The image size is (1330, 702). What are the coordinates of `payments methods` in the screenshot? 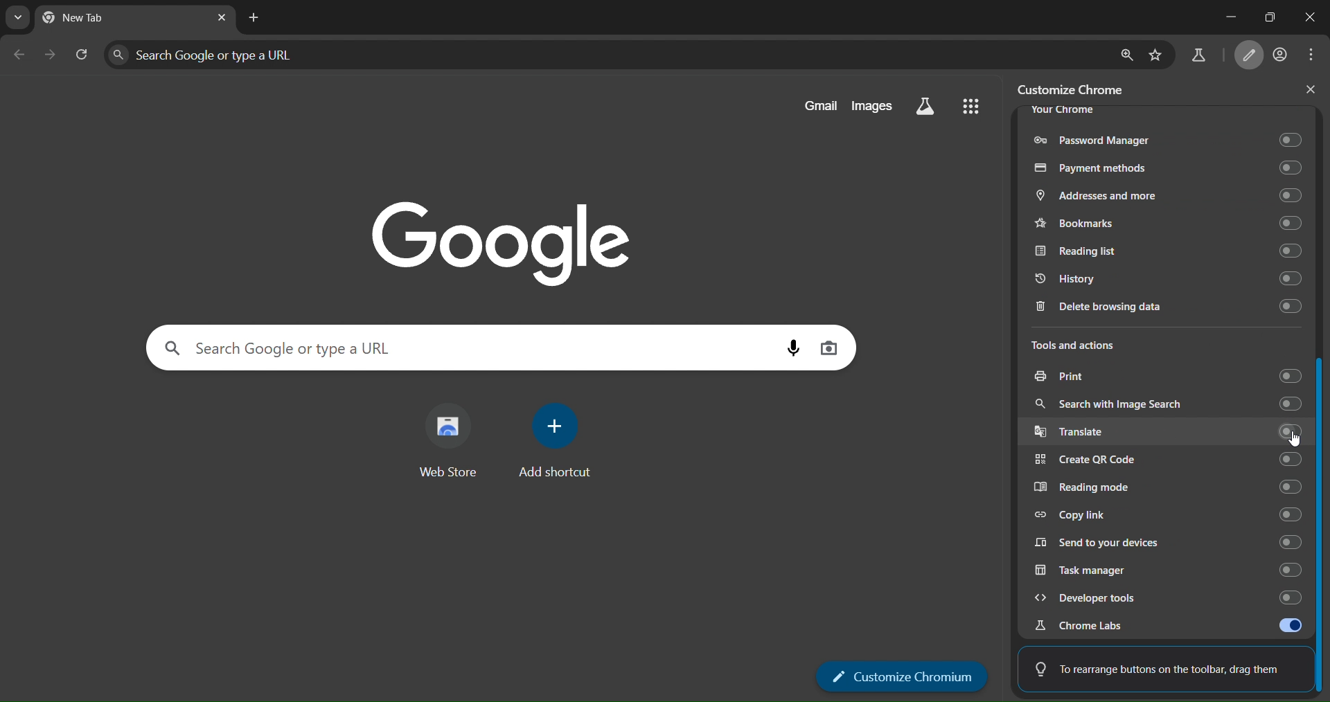 It's located at (1168, 166).